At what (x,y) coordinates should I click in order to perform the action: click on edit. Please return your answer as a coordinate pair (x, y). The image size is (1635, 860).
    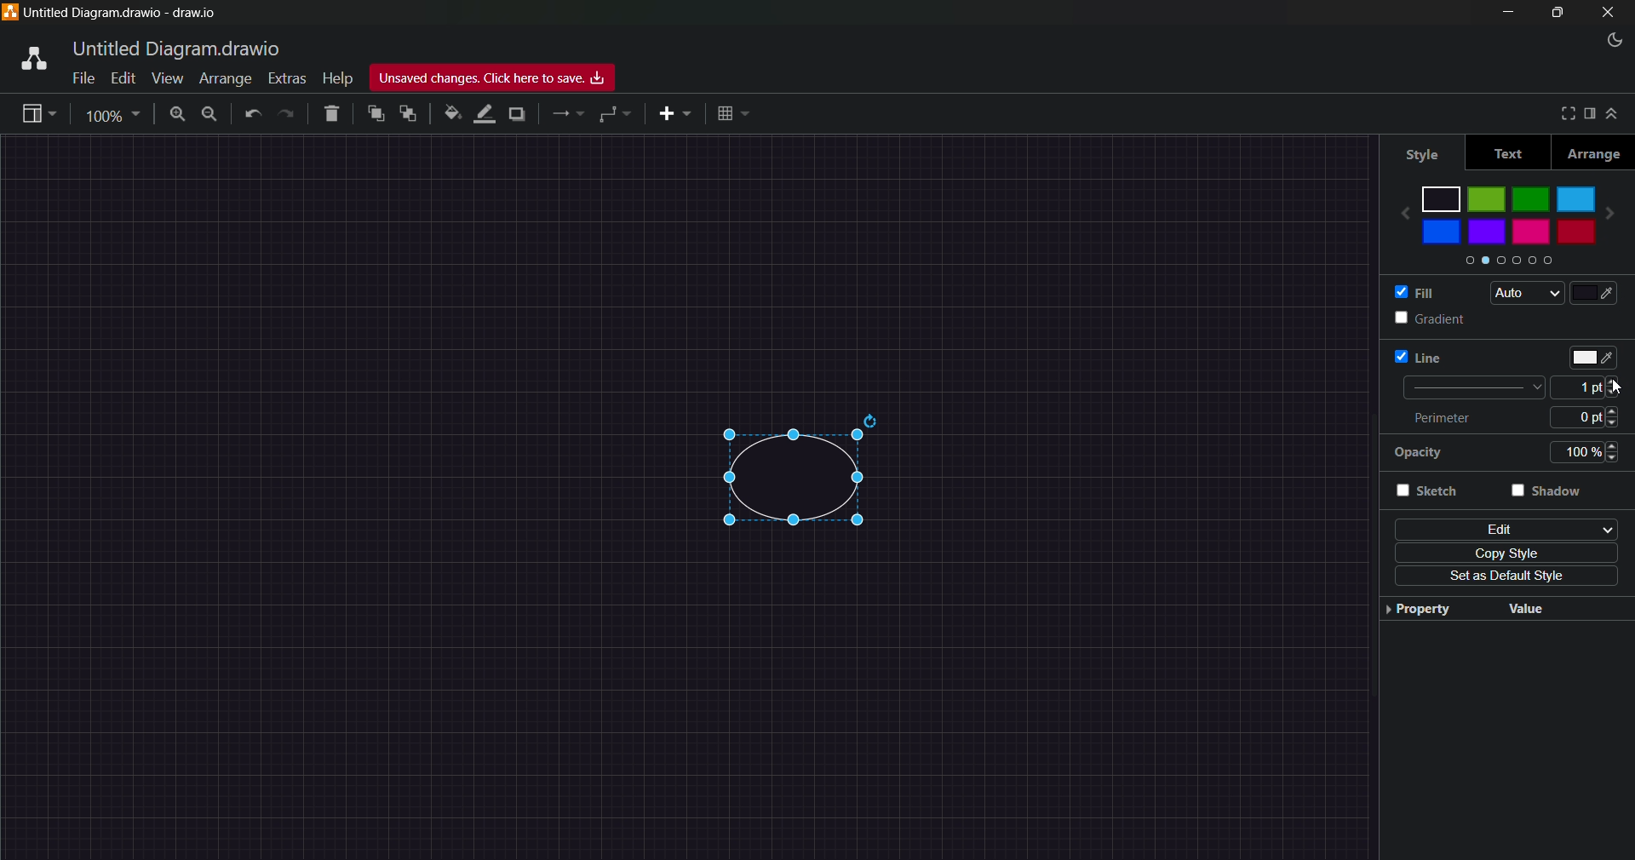
    Looking at the image, I should click on (123, 78).